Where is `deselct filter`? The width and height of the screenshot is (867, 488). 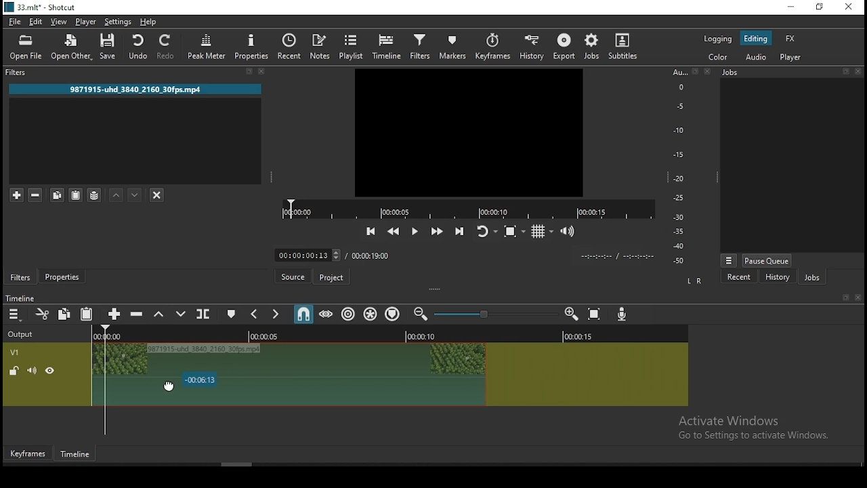 deselct filter is located at coordinates (158, 196).